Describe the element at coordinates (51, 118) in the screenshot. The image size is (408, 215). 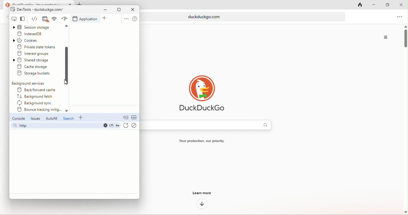
I see `autofill` at that location.